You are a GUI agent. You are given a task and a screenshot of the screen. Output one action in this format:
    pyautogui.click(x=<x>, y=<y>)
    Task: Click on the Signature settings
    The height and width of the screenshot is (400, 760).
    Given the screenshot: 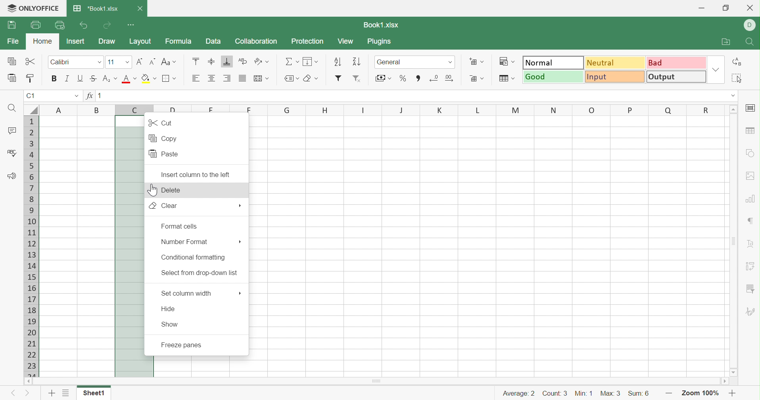 What is the action you would take?
    pyautogui.click(x=751, y=312)
    